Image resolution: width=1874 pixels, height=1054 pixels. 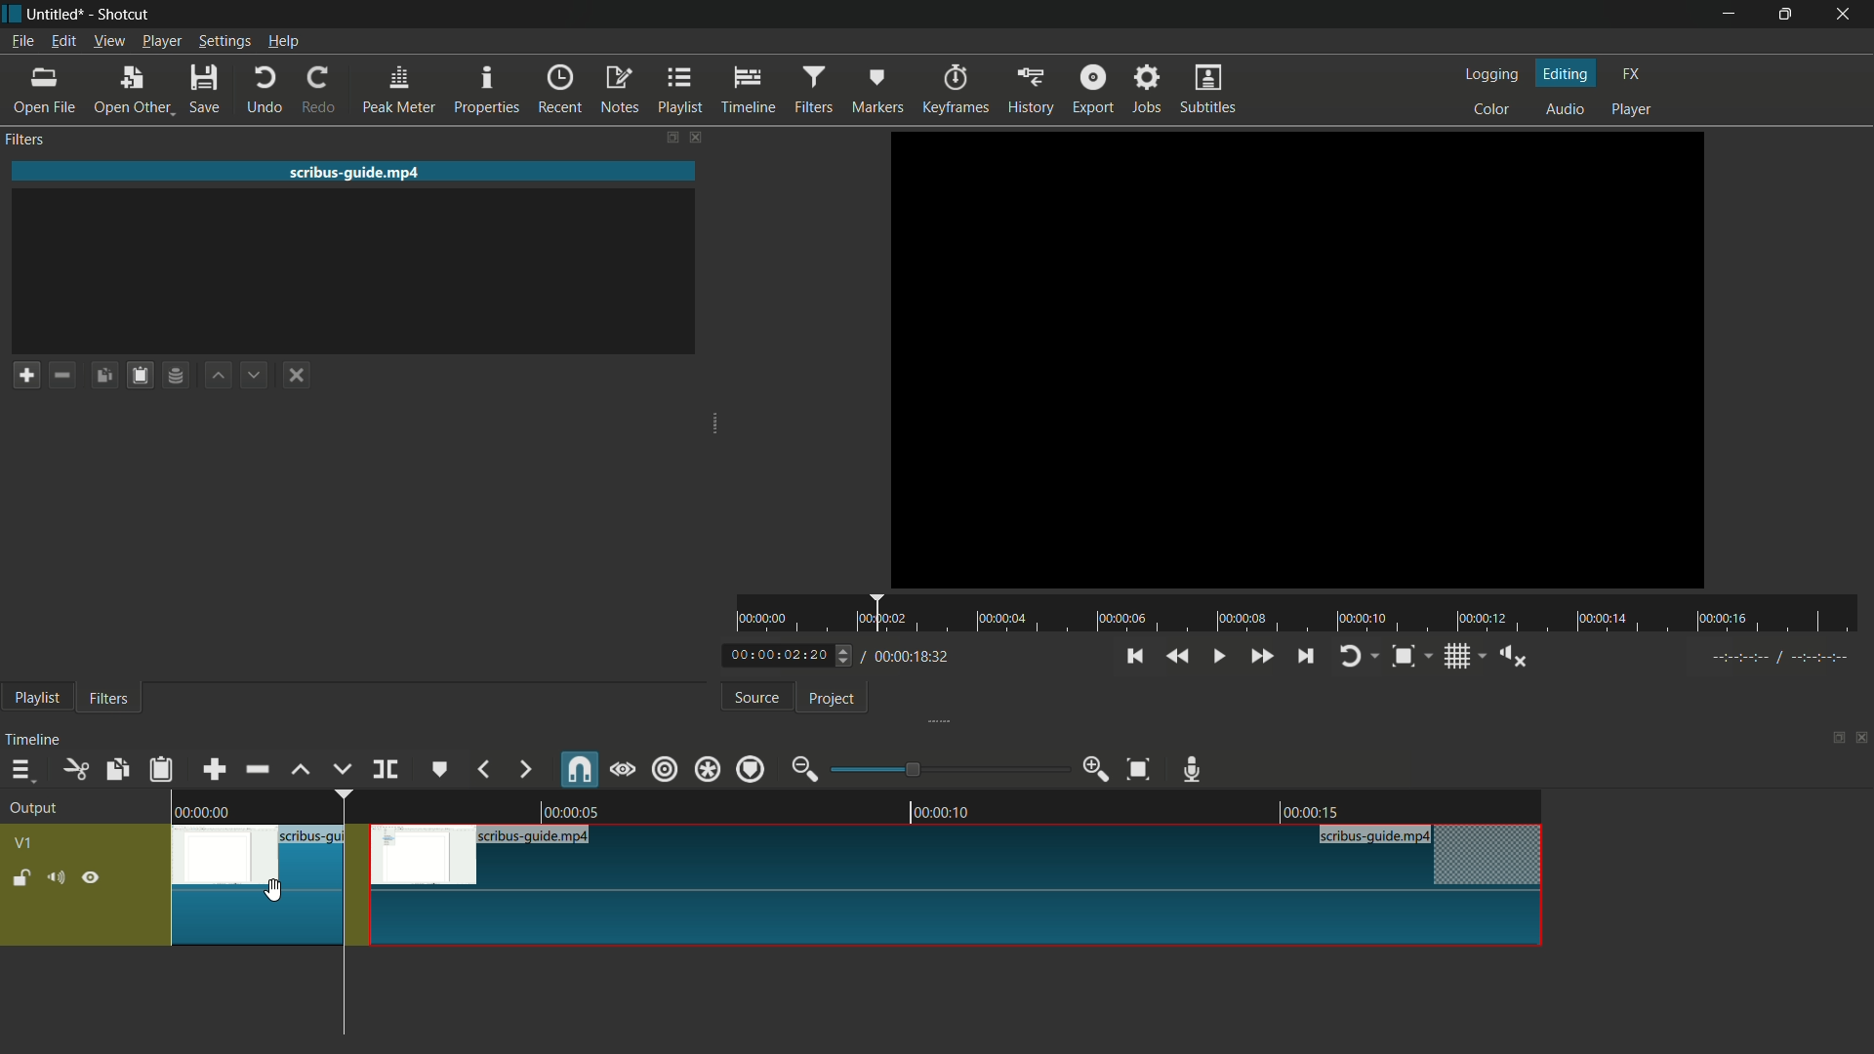 I want to click on v1, so click(x=24, y=843).